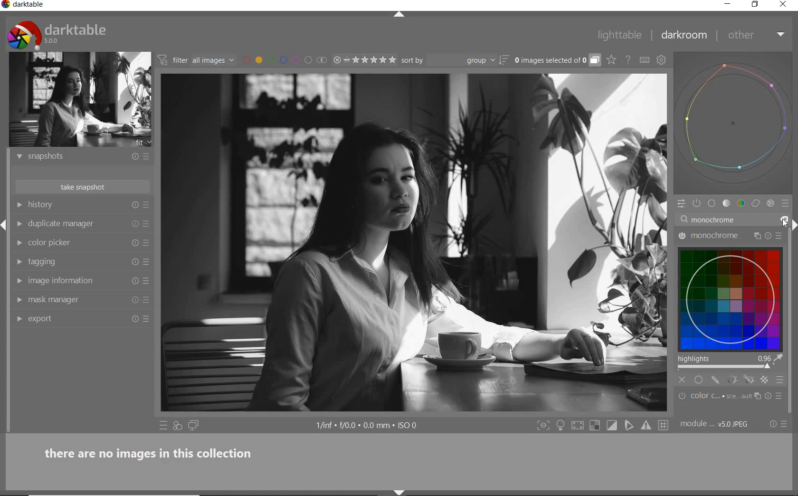 The image size is (798, 496). What do you see at coordinates (76, 318) in the screenshot?
I see `export` at bounding box center [76, 318].